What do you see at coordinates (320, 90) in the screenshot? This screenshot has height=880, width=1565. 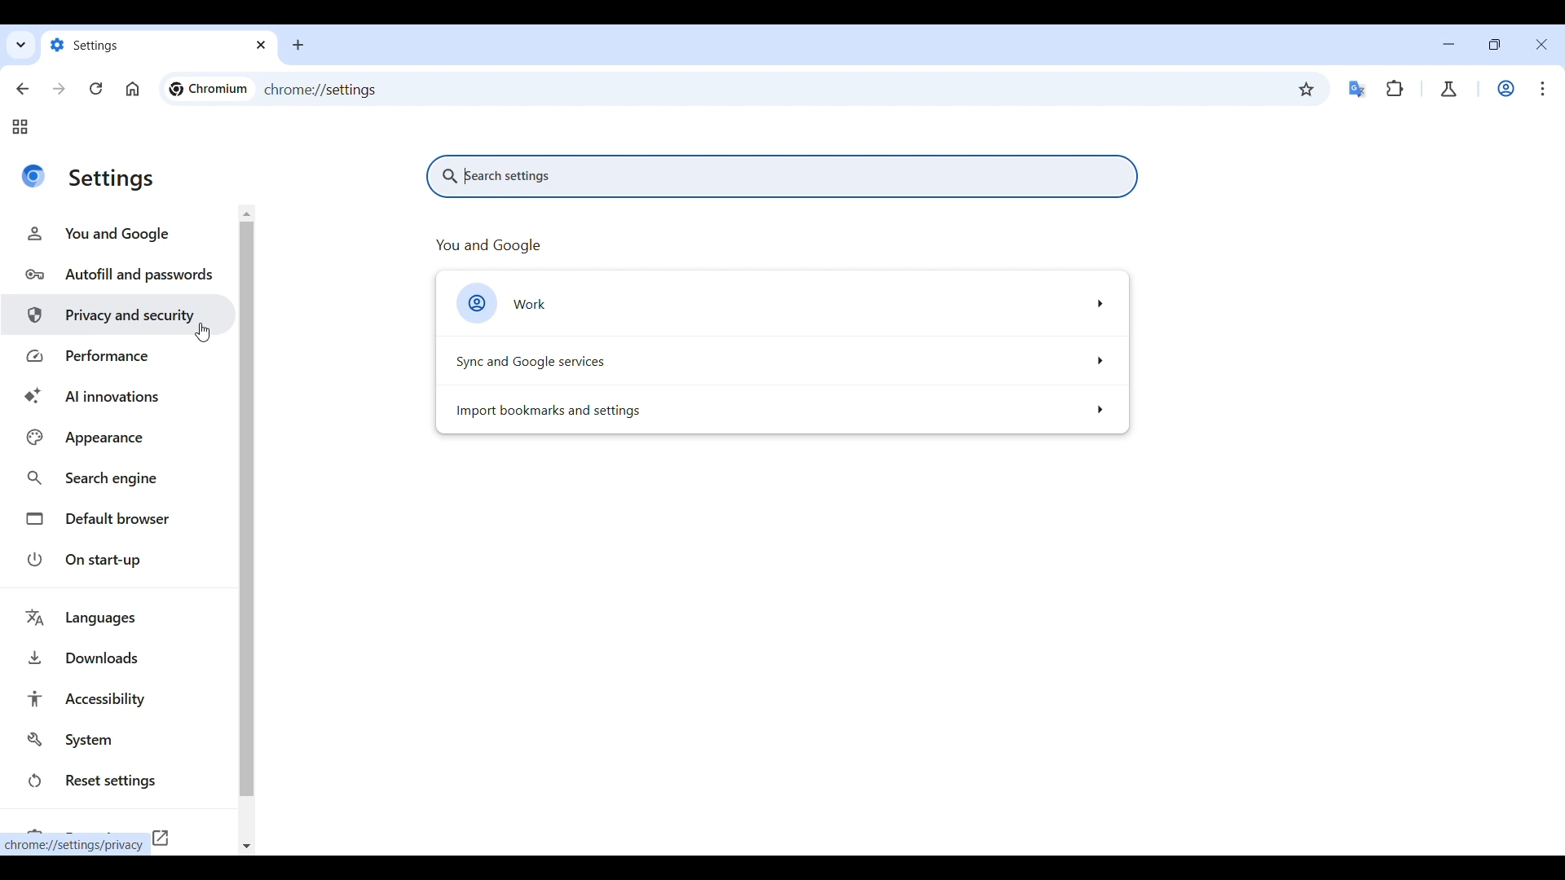 I see `chrome://settings` at bounding box center [320, 90].